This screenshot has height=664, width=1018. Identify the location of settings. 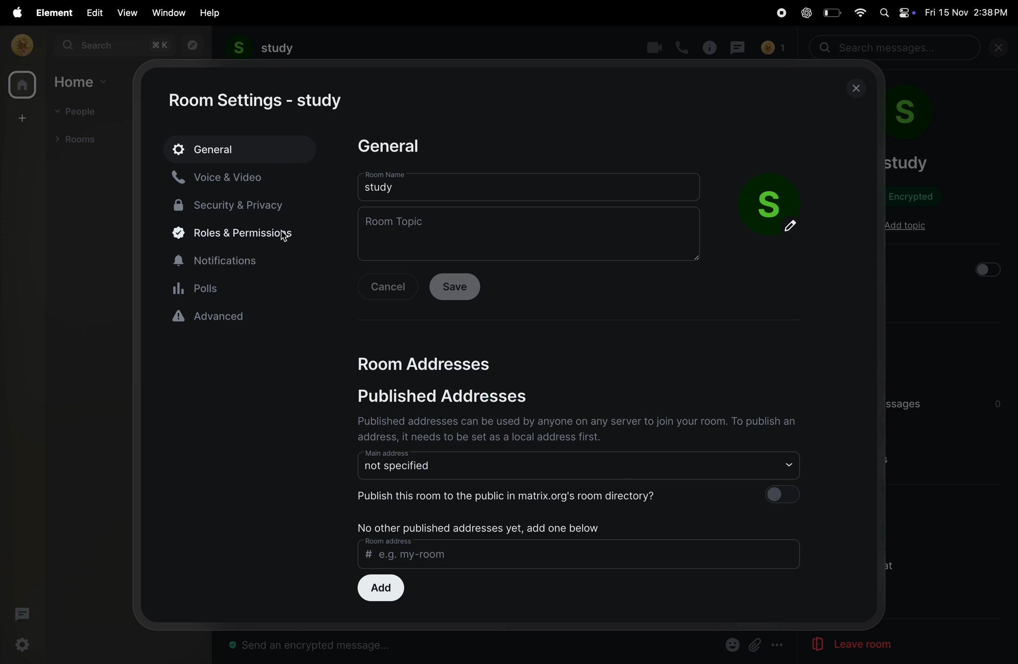
(24, 645).